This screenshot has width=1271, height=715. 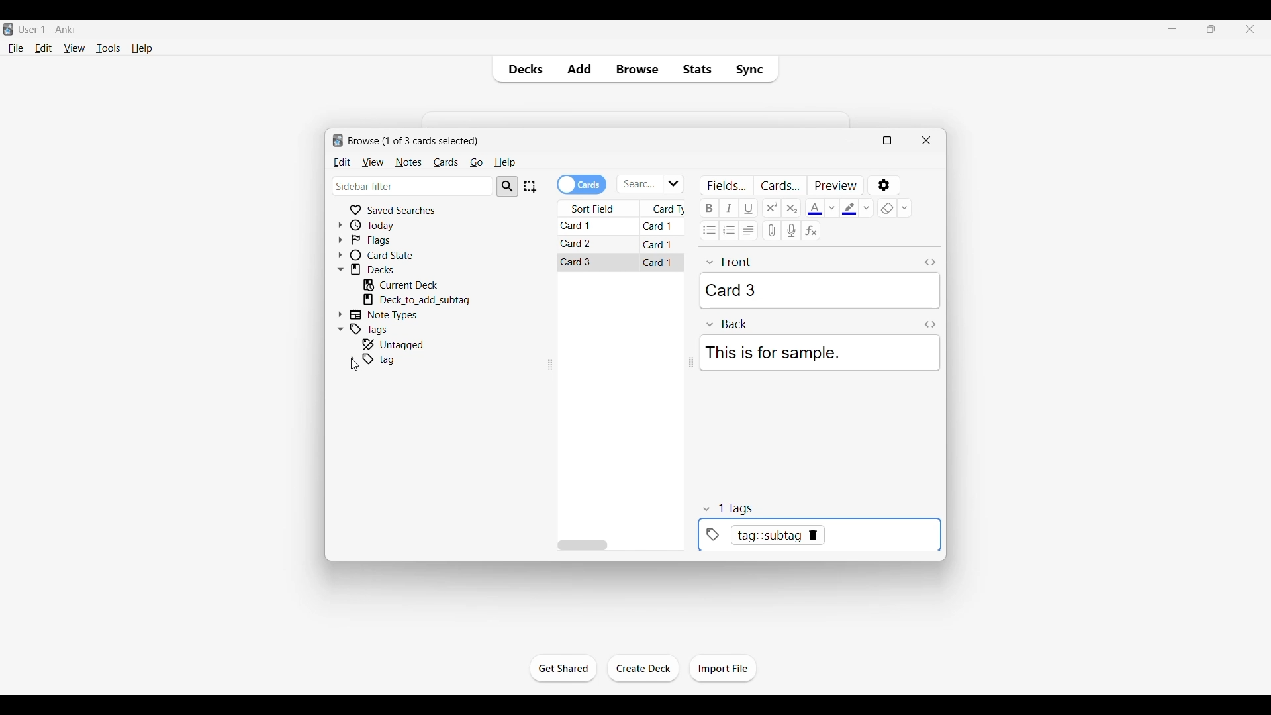 What do you see at coordinates (410, 285) in the screenshot?
I see `Click to go to current deck` at bounding box center [410, 285].